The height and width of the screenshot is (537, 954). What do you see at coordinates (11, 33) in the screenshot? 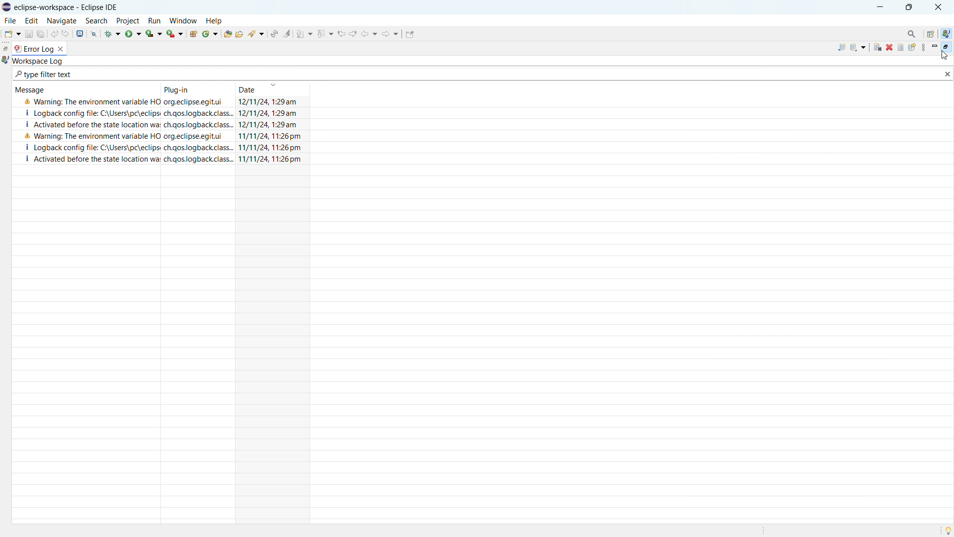
I see `new` at bounding box center [11, 33].